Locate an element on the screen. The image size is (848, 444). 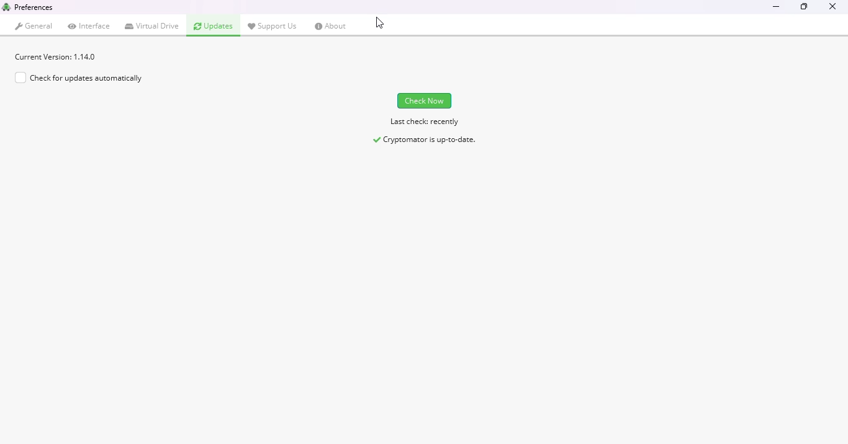
virtual drive is located at coordinates (153, 26).